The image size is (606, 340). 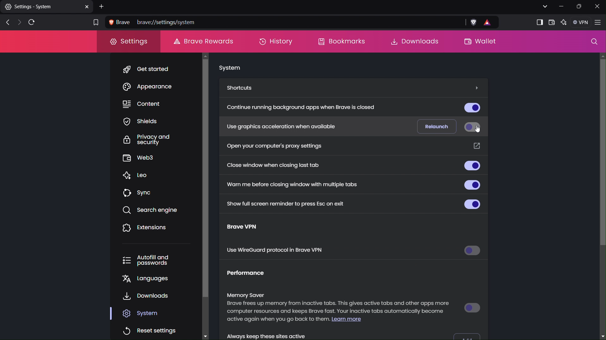 I want to click on Search engine, so click(x=152, y=210).